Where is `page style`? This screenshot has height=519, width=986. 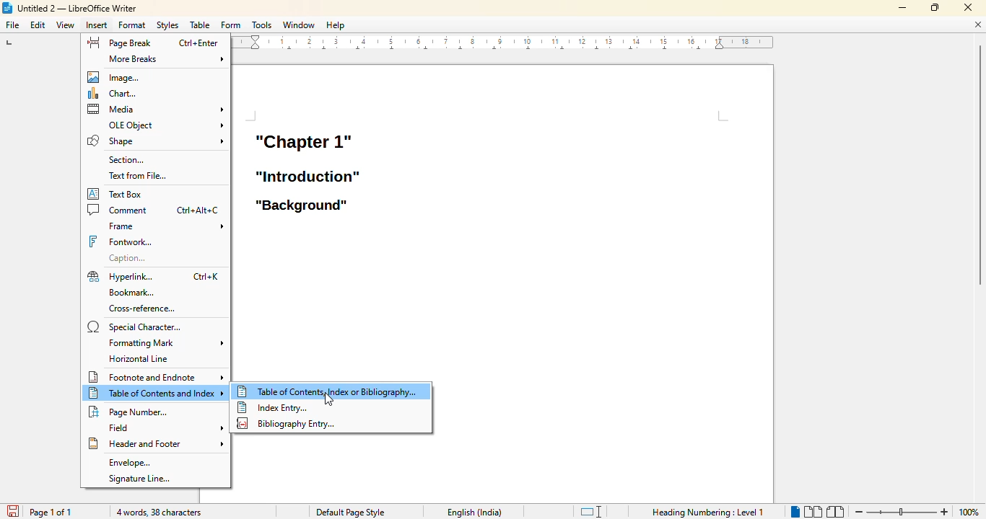 page style is located at coordinates (349, 513).